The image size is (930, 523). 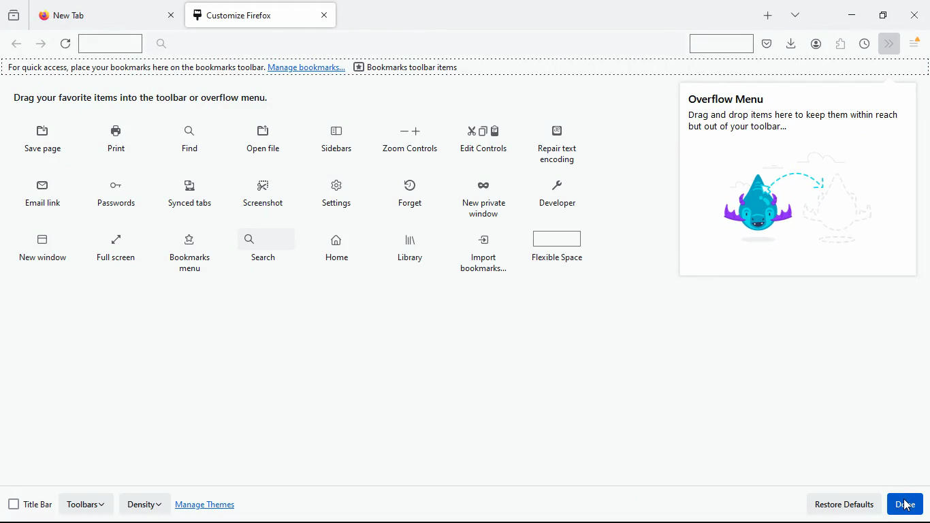 What do you see at coordinates (485, 142) in the screenshot?
I see `zoom controls` at bounding box center [485, 142].